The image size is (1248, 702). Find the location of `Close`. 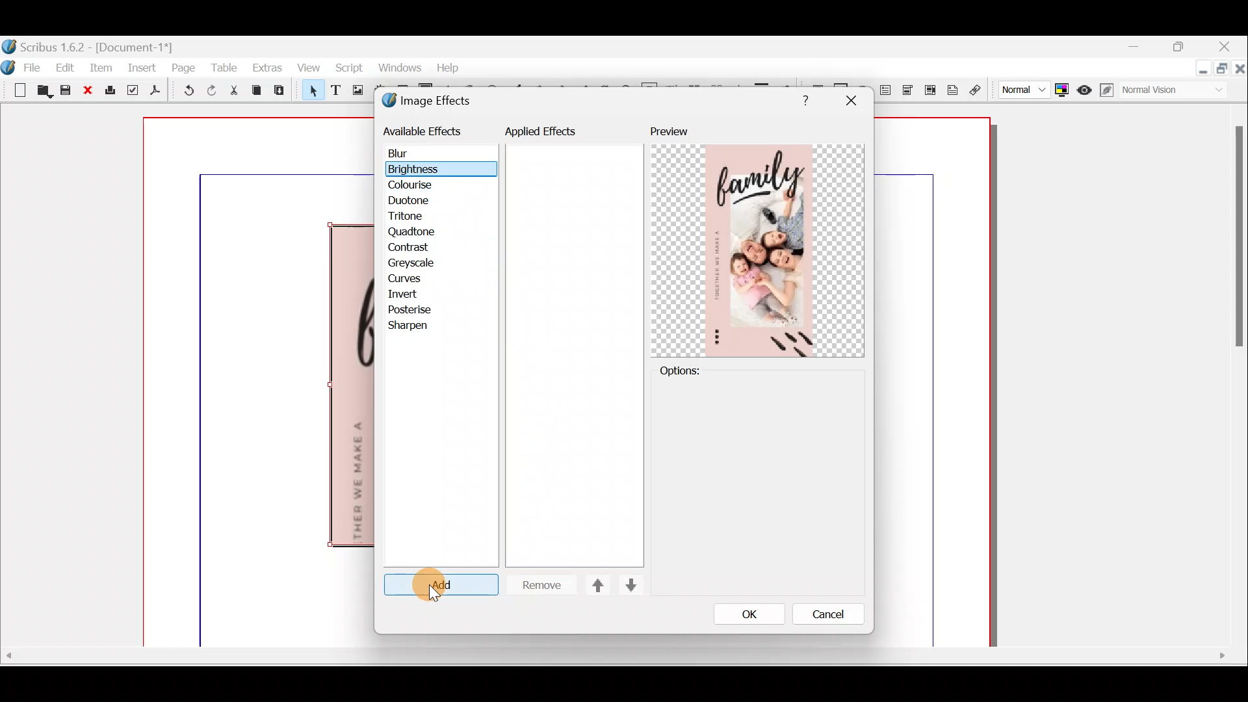

Close is located at coordinates (89, 91).